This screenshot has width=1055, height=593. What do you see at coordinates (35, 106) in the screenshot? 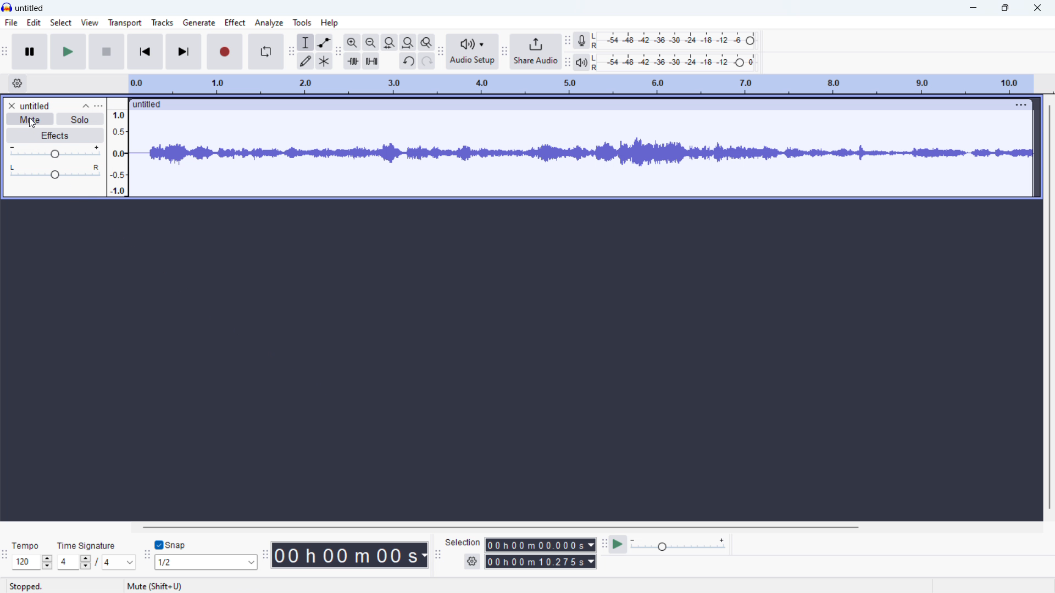
I see `track title` at bounding box center [35, 106].